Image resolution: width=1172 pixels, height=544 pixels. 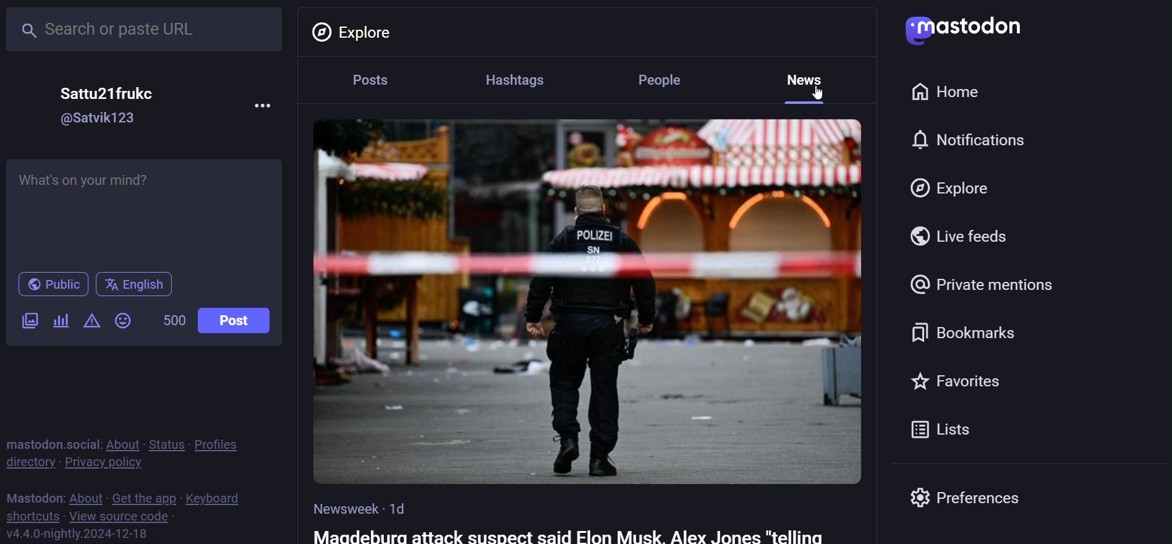 What do you see at coordinates (147, 211) in the screenshot?
I see `Whats on your mind` at bounding box center [147, 211].